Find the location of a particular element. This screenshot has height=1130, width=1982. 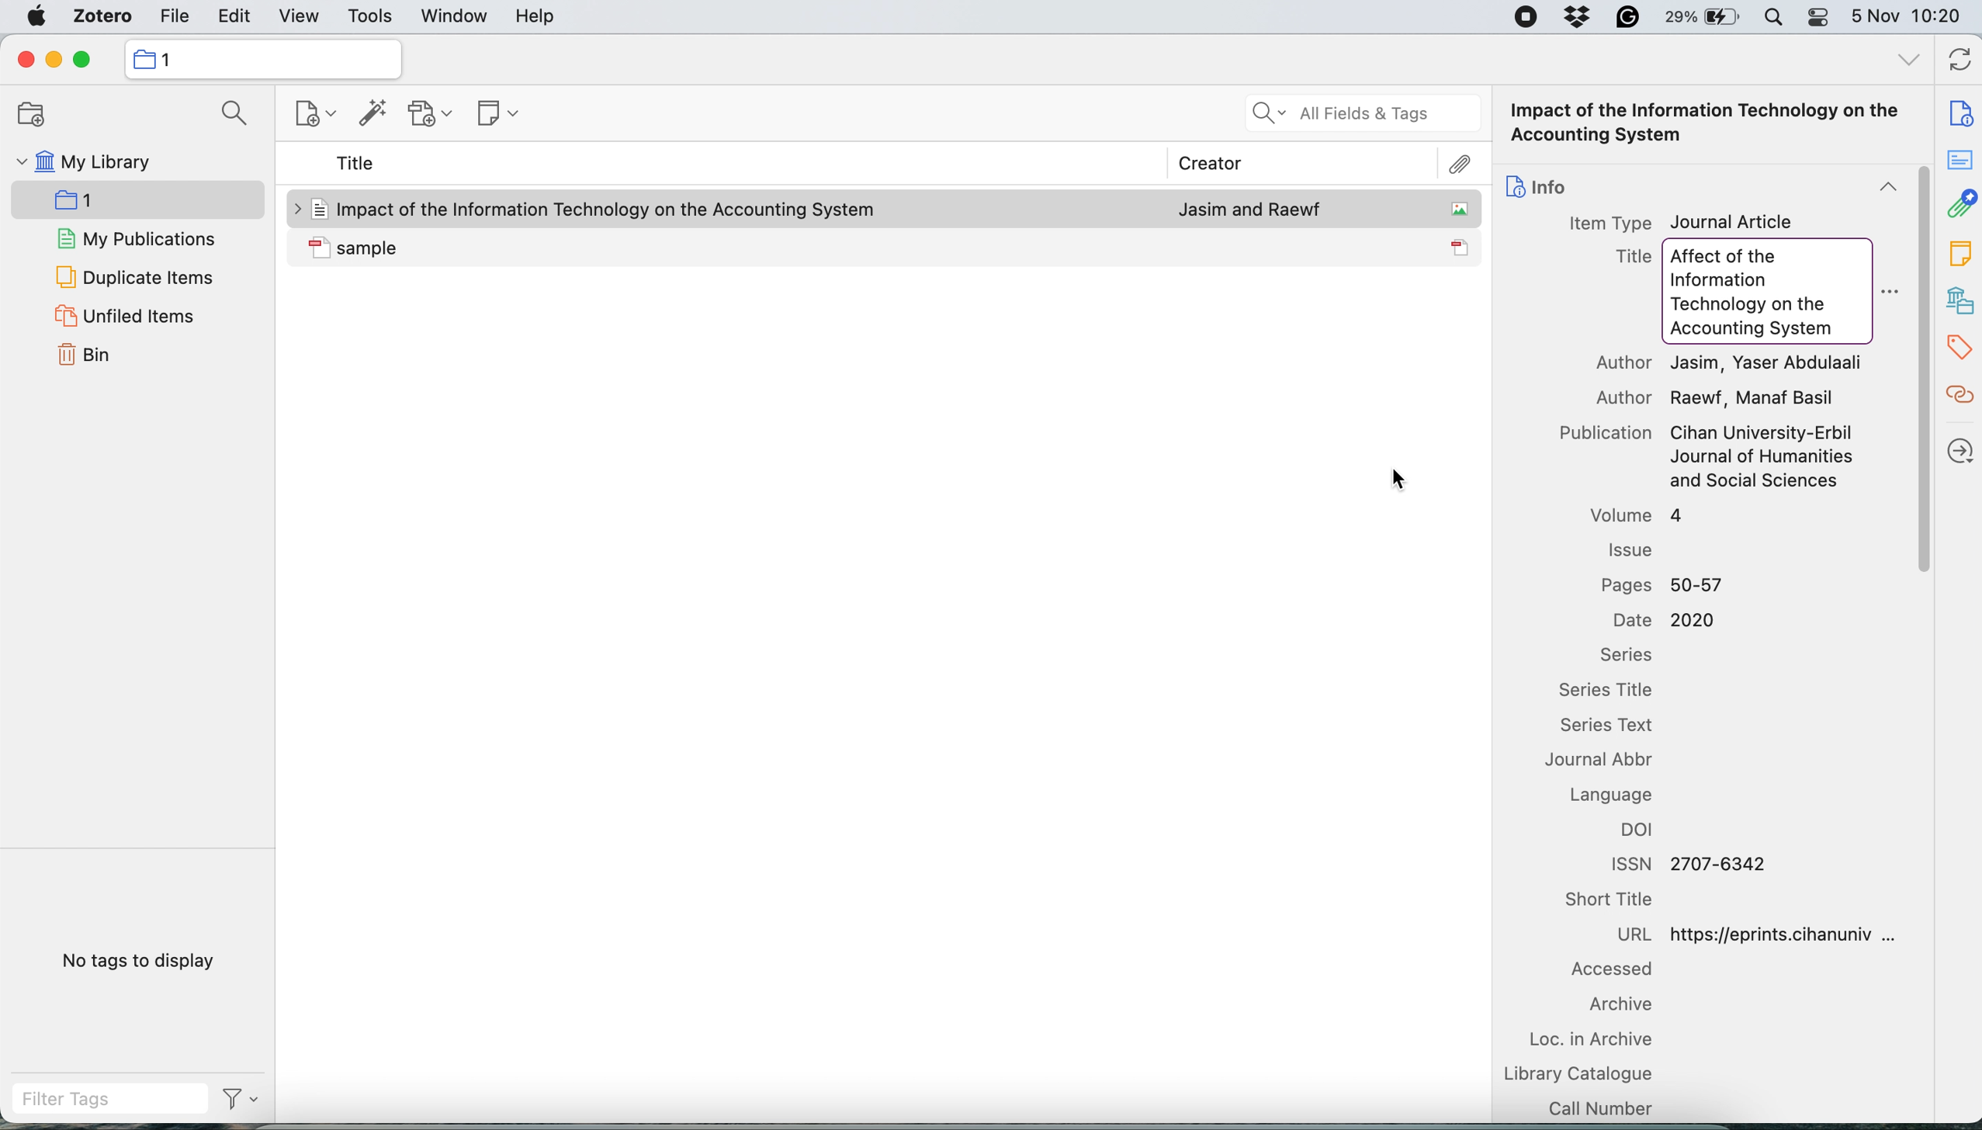

archive is located at coordinates (1620, 1004).